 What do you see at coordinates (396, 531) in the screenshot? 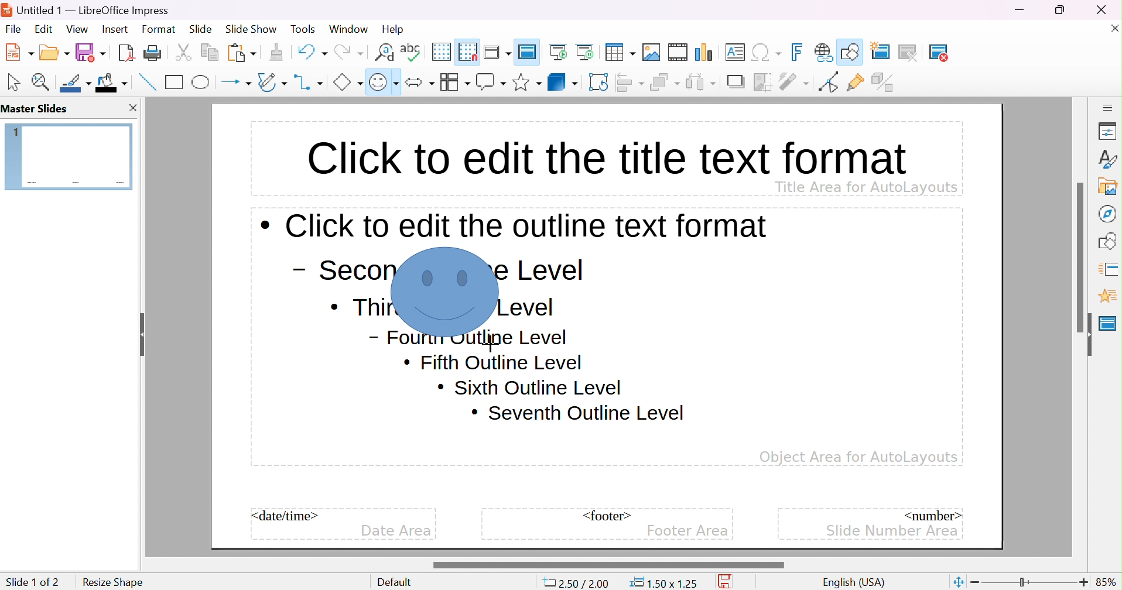
I see `date area` at bounding box center [396, 531].